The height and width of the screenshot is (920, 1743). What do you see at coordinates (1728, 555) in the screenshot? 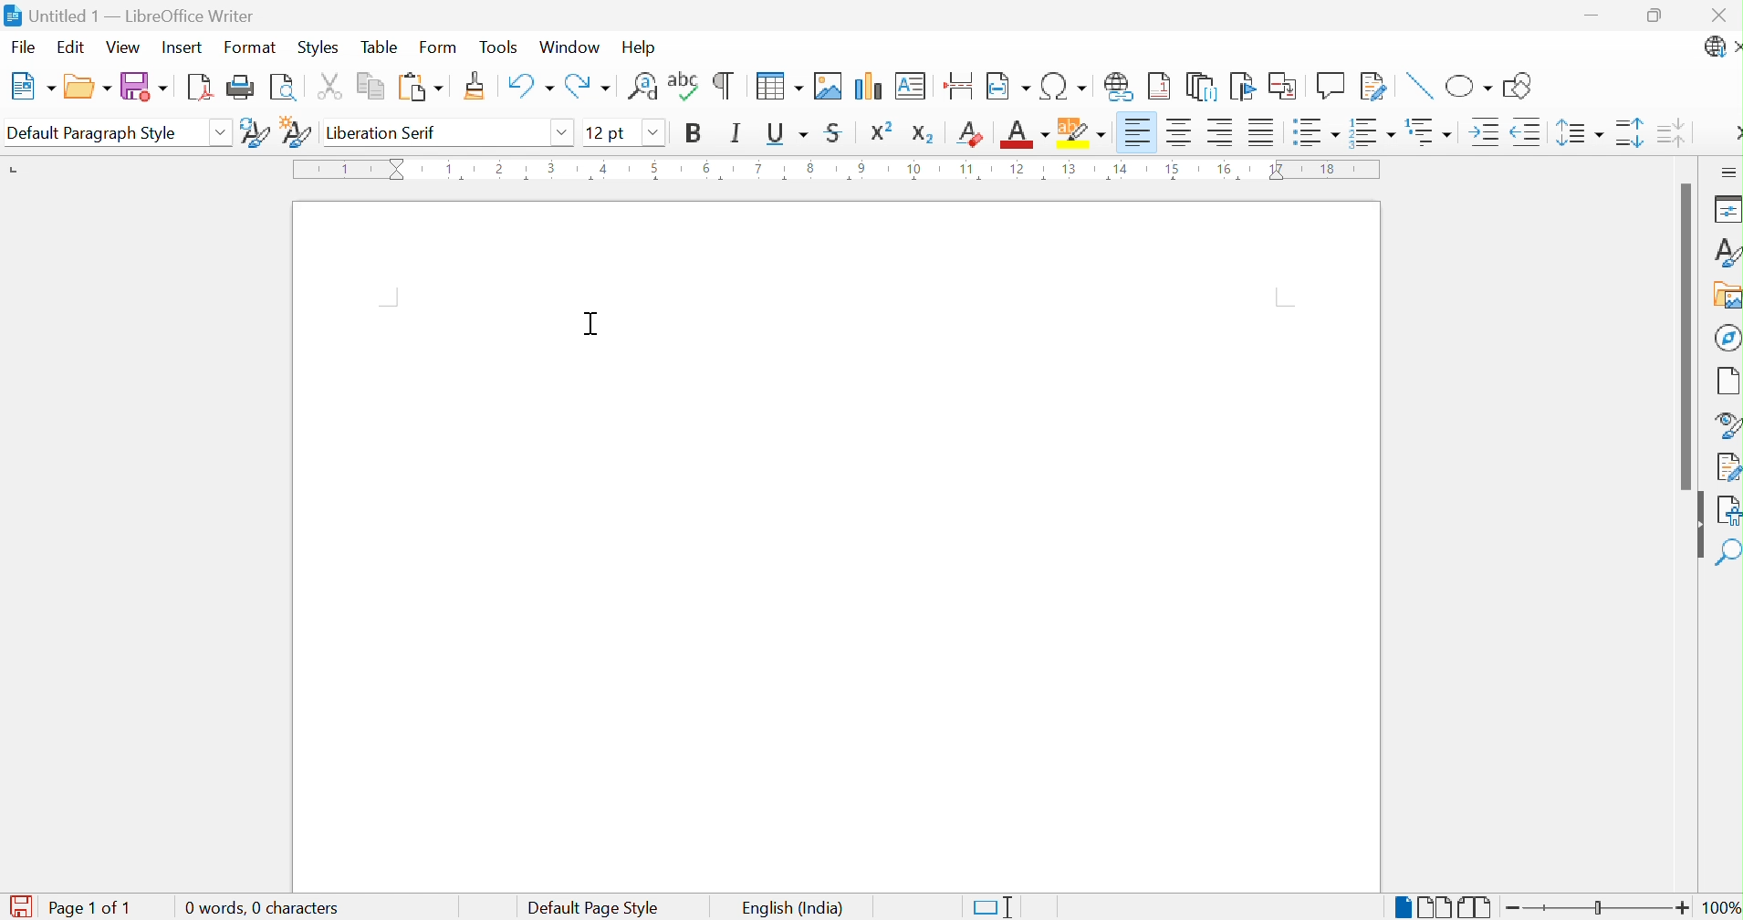
I see `Find` at bounding box center [1728, 555].